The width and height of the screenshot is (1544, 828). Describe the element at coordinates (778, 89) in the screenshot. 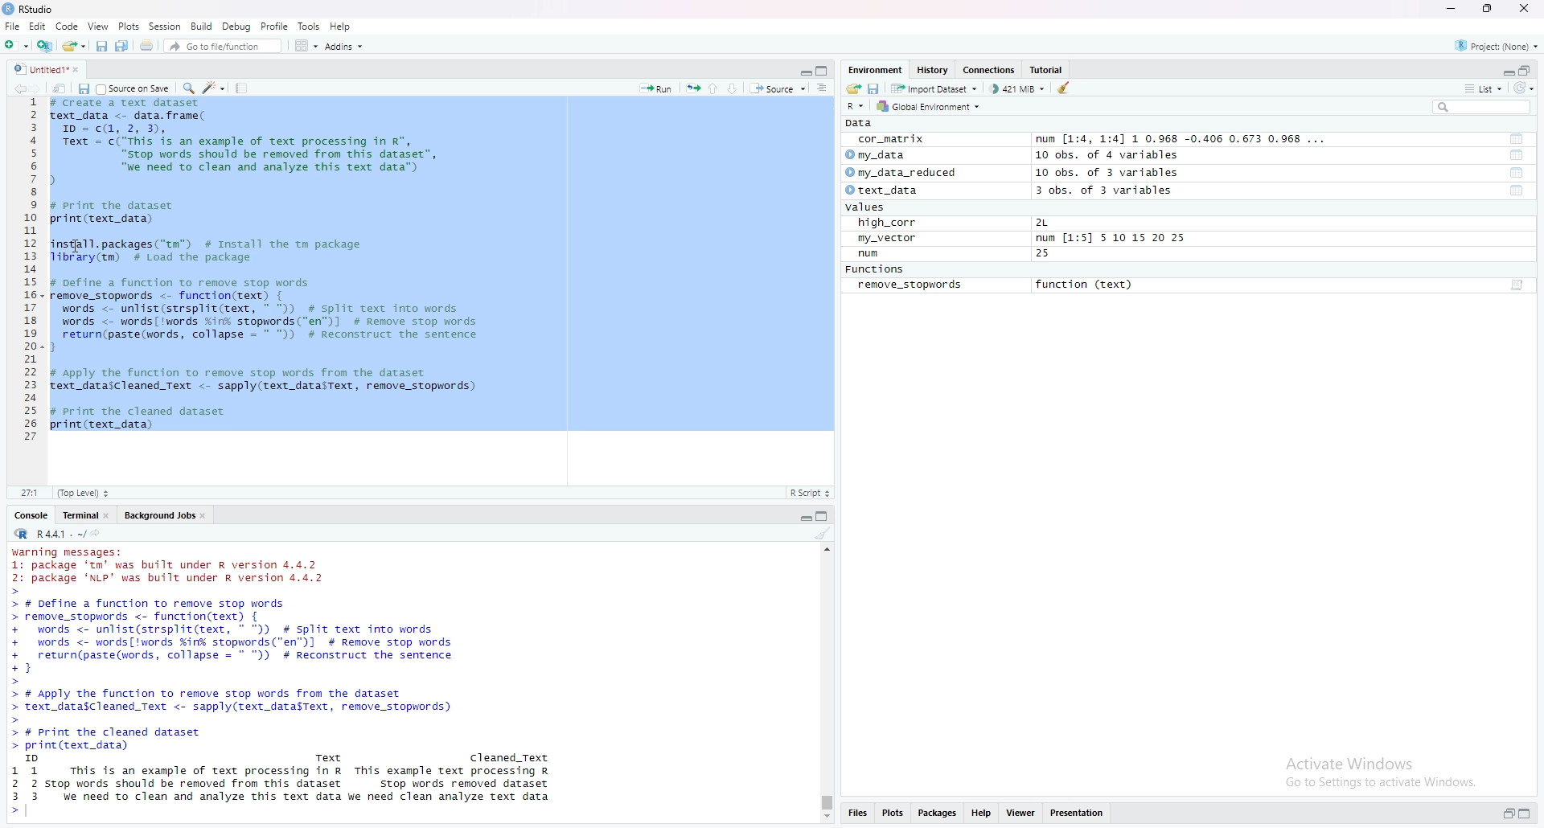

I see `source` at that location.